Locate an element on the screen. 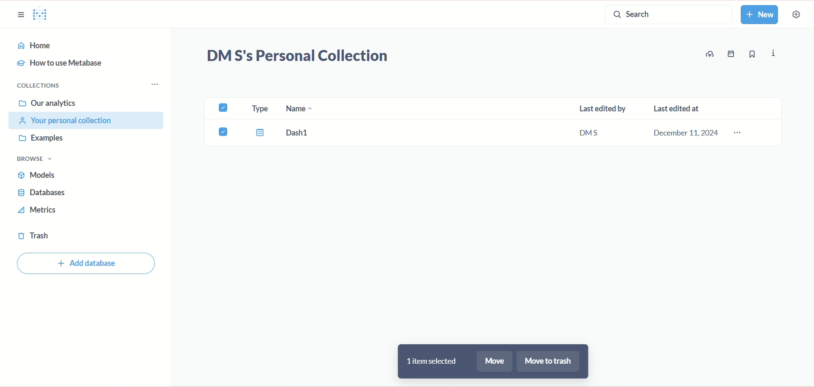 This screenshot has height=387, width=814. Type icon is located at coordinates (258, 133).